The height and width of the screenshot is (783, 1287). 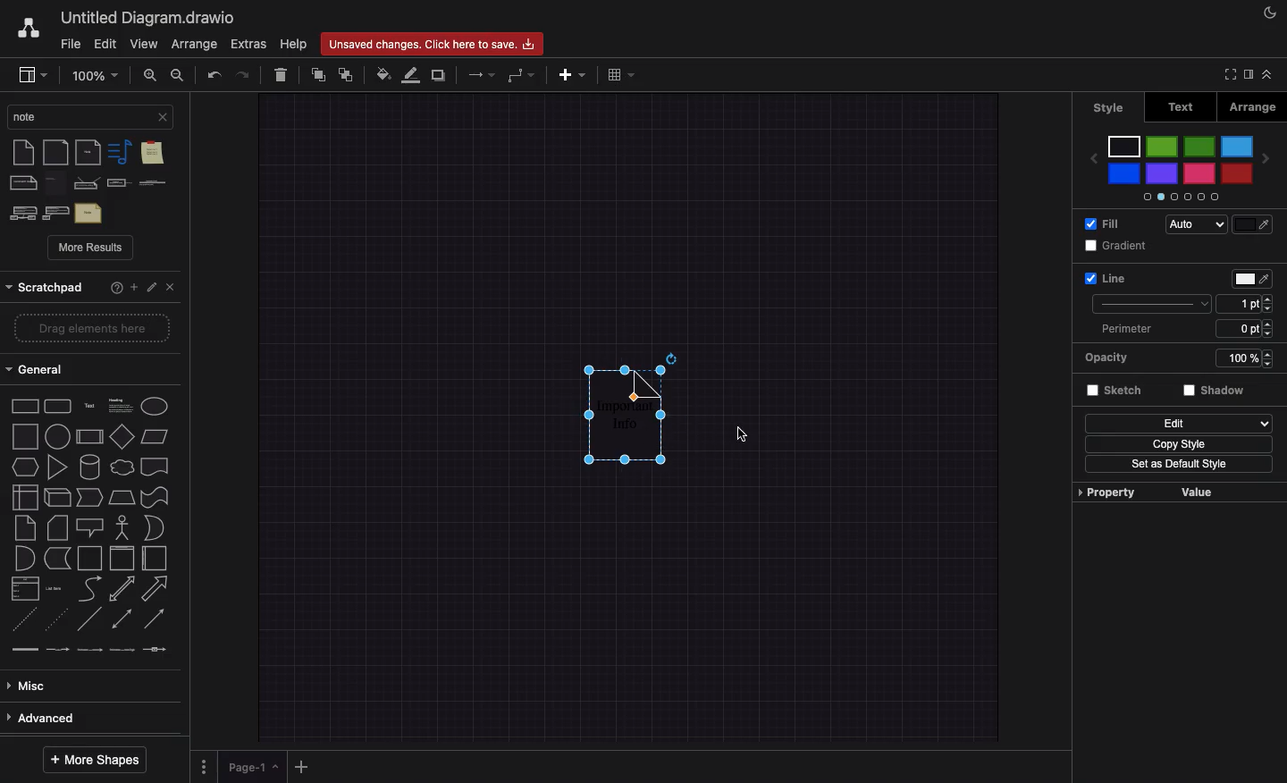 I want to click on Help, so click(x=116, y=289).